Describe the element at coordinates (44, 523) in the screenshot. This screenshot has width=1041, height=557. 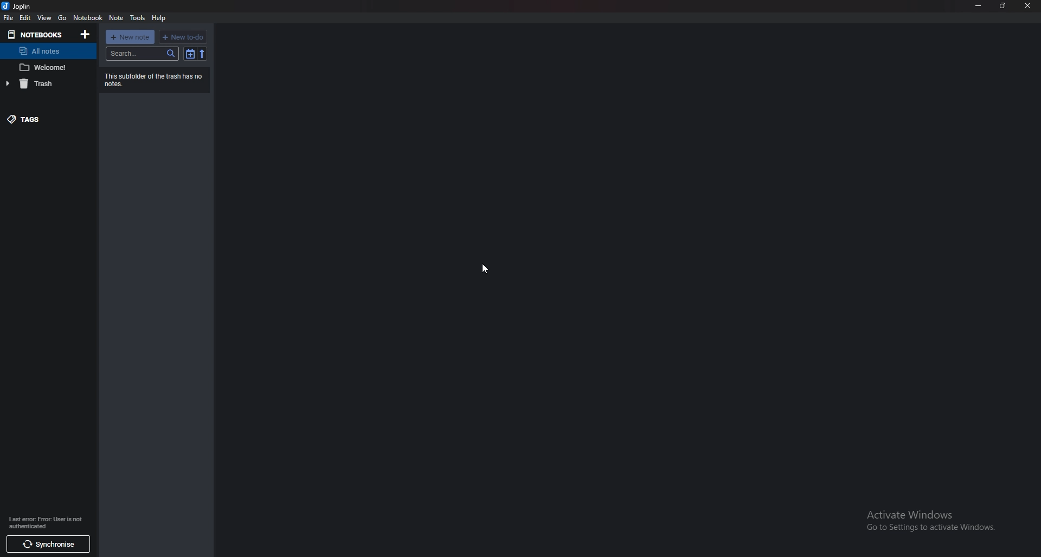
I see `info` at that location.